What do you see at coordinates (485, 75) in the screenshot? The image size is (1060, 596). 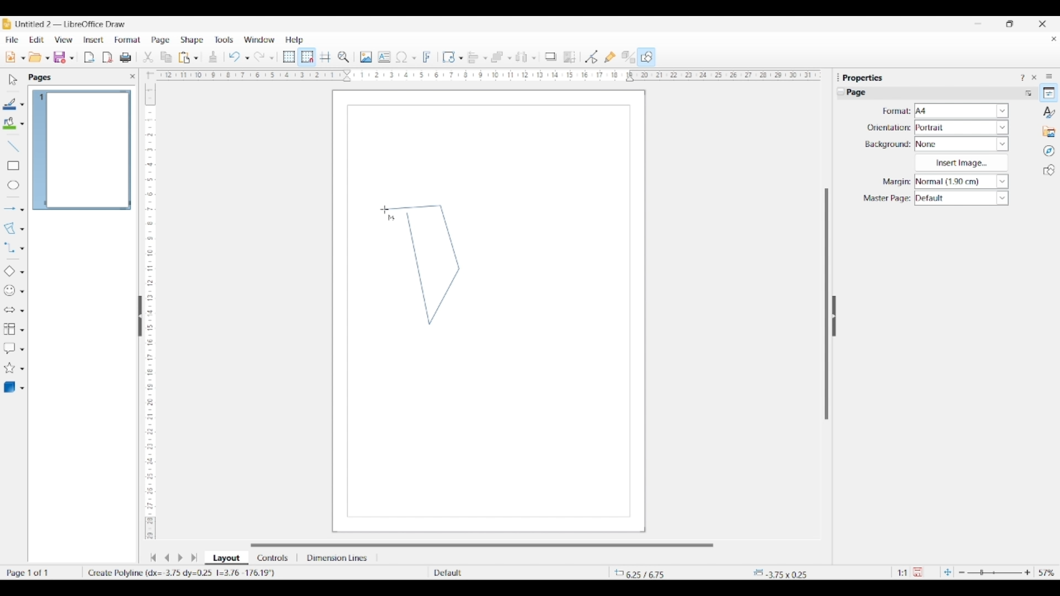 I see `Horizontal ruler` at bounding box center [485, 75].